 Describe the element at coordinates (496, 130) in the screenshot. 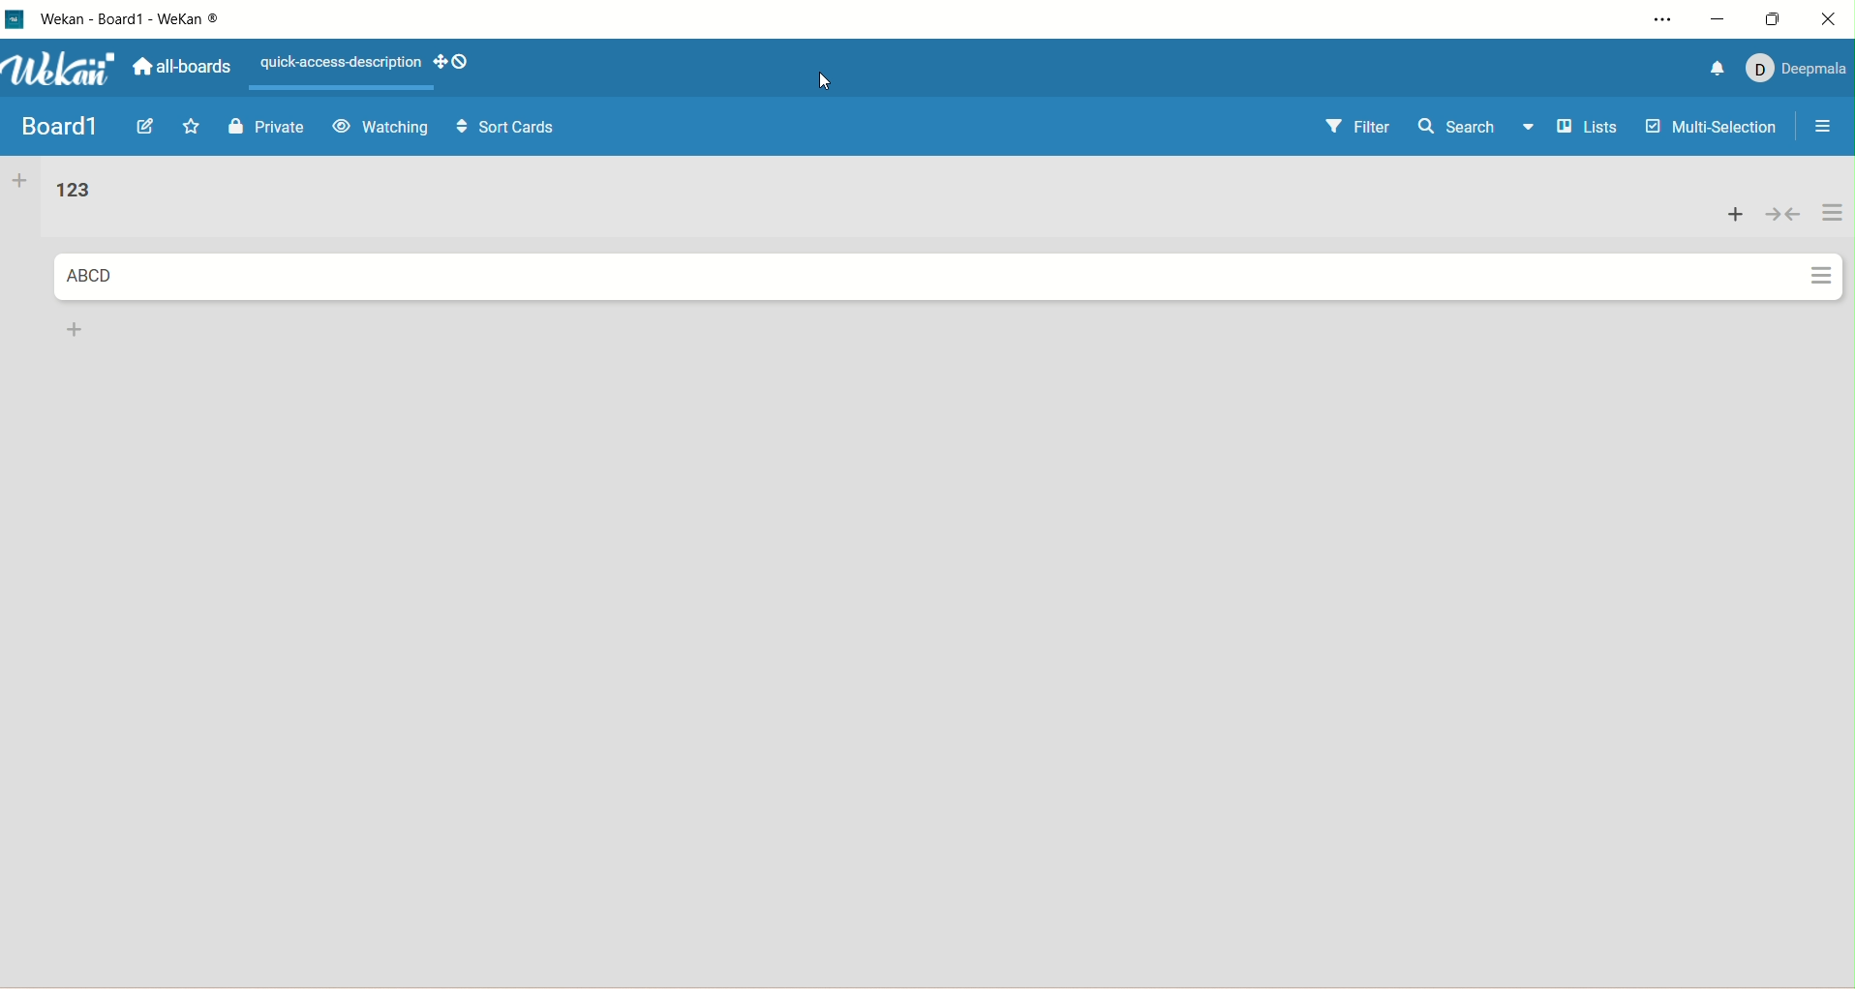

I see `sort cards` at that location.